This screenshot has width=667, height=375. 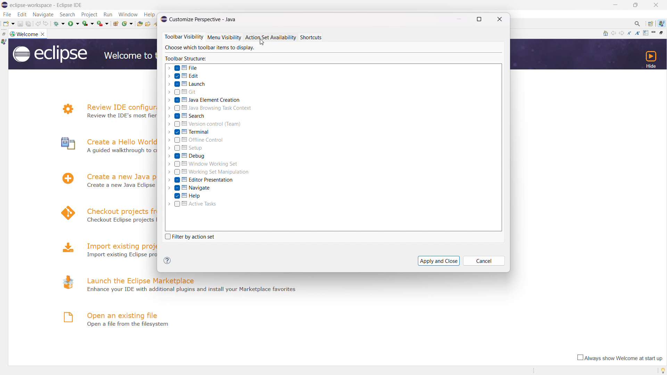 I want to click on help, so click(x=184, y=196).